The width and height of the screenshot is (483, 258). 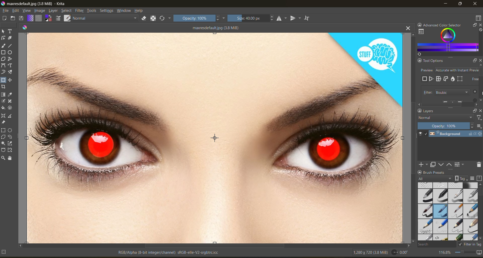 I want to click on tool, so click(x=3, y=149).